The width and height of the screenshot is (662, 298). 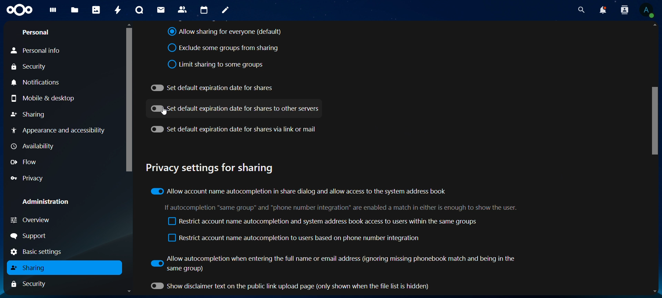 What do you see at coordinates (47, 201) in the screenshot?
I see `administration` at bounding box center [47, 201].